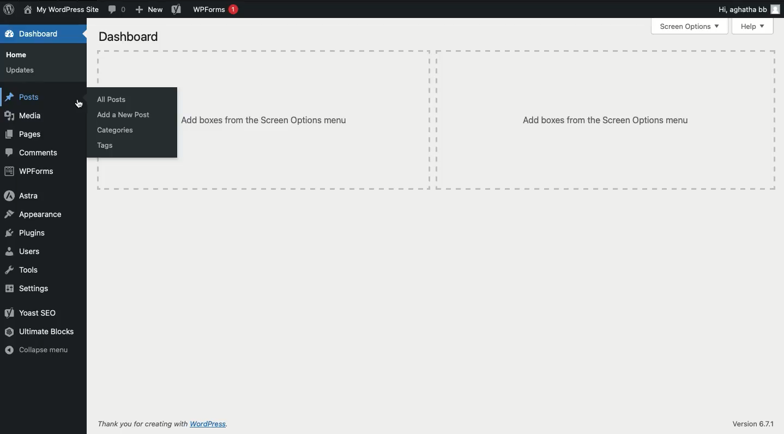 This screenshot has width=784, height=434. What do you see at coordinates (124, 115) in the screenshot?
I see `Add a new post` at bounding box center [124, 115].